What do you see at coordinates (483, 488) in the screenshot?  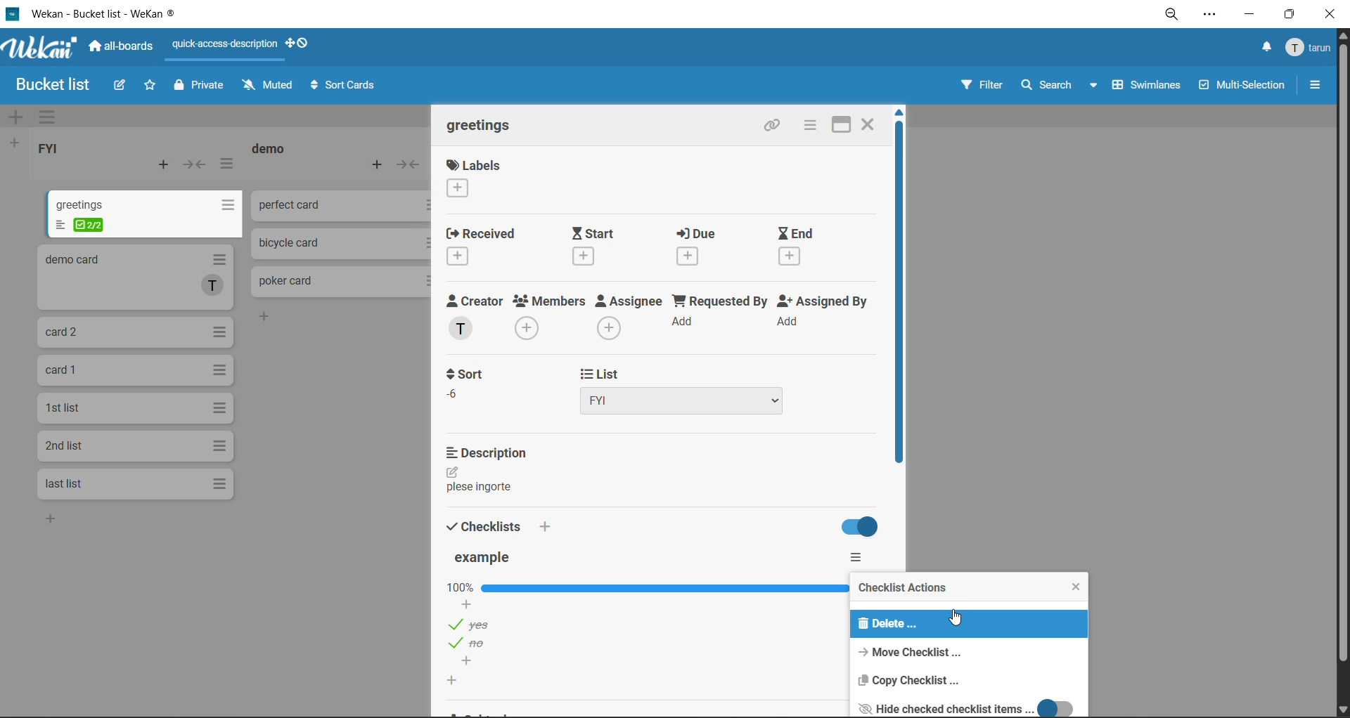 I see `text` at bounding box center [483, 488].